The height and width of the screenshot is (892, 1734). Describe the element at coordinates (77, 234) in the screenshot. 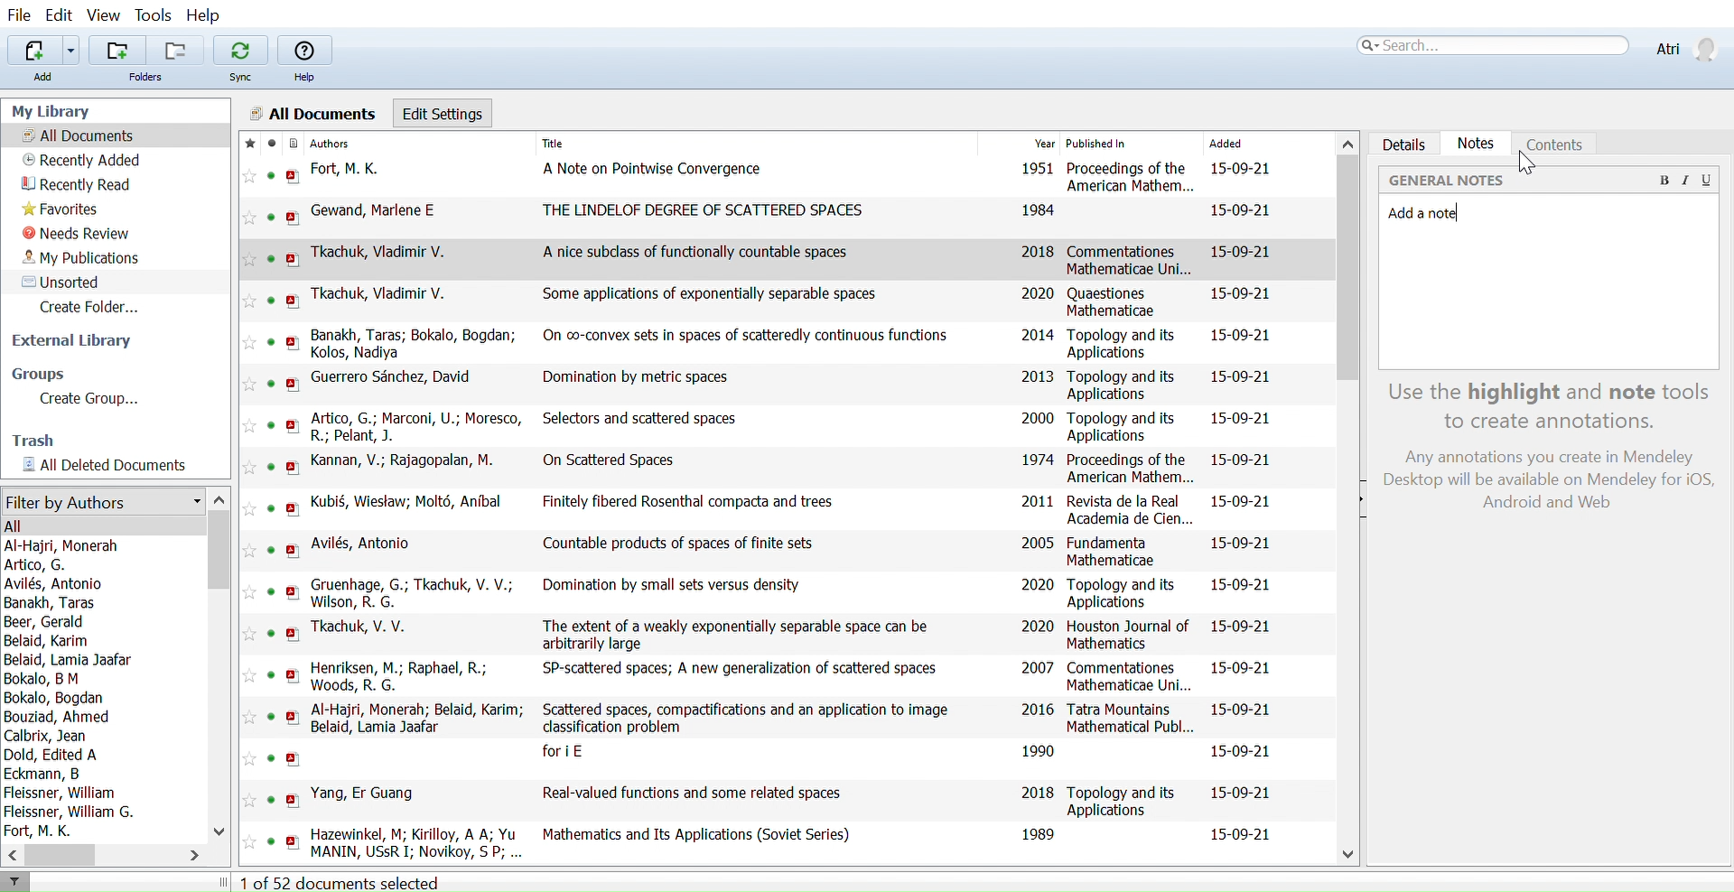

I see `Needs review` at that location.